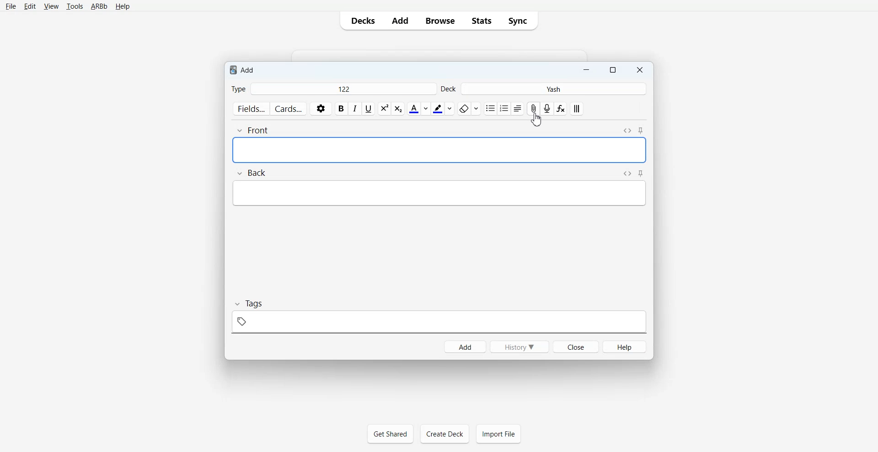  I want to click on Ordered list, so click(503, 108).